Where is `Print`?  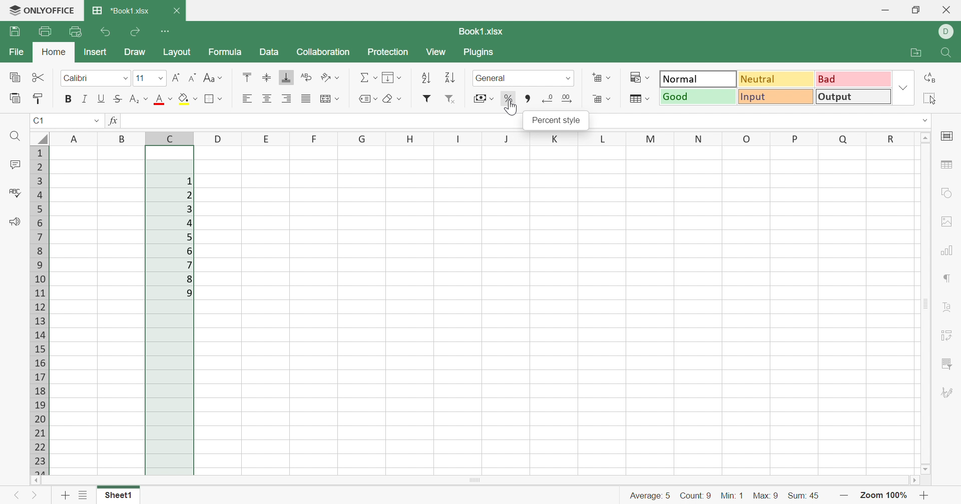 Print is located at coordinates (43, 32).